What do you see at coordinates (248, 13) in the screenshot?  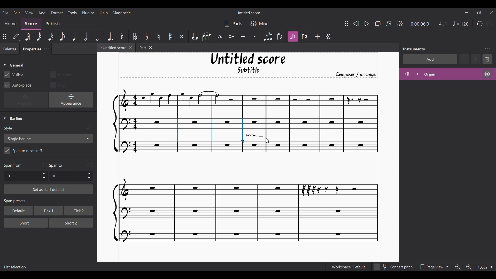 I see `Score title` at bounding box center [248, 13].